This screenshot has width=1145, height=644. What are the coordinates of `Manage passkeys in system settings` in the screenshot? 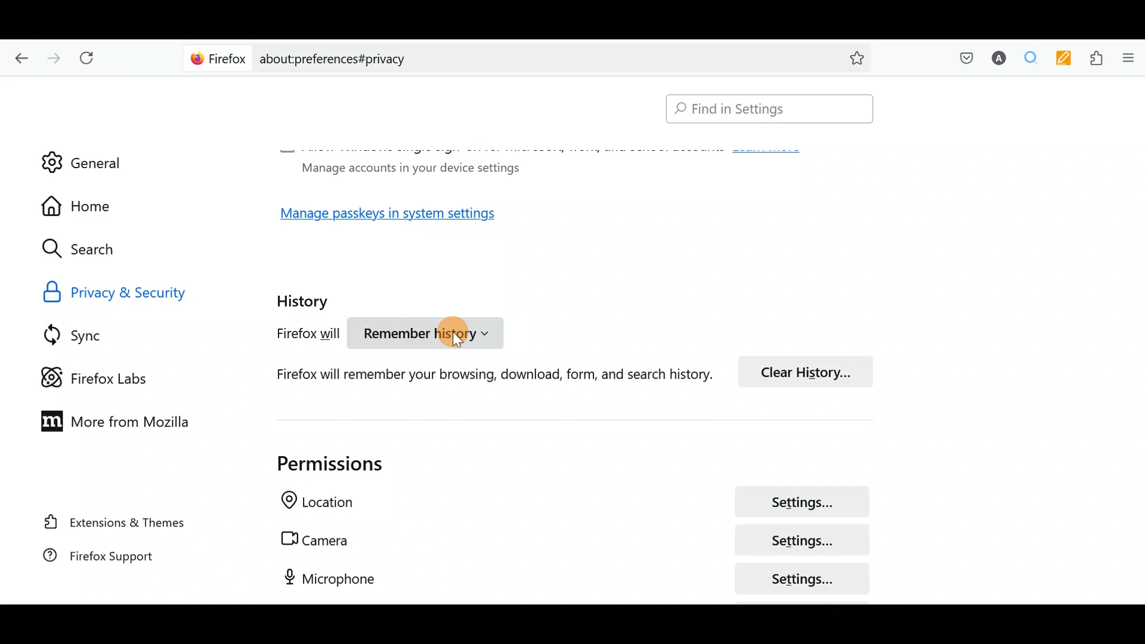 It's located at (401, 217).